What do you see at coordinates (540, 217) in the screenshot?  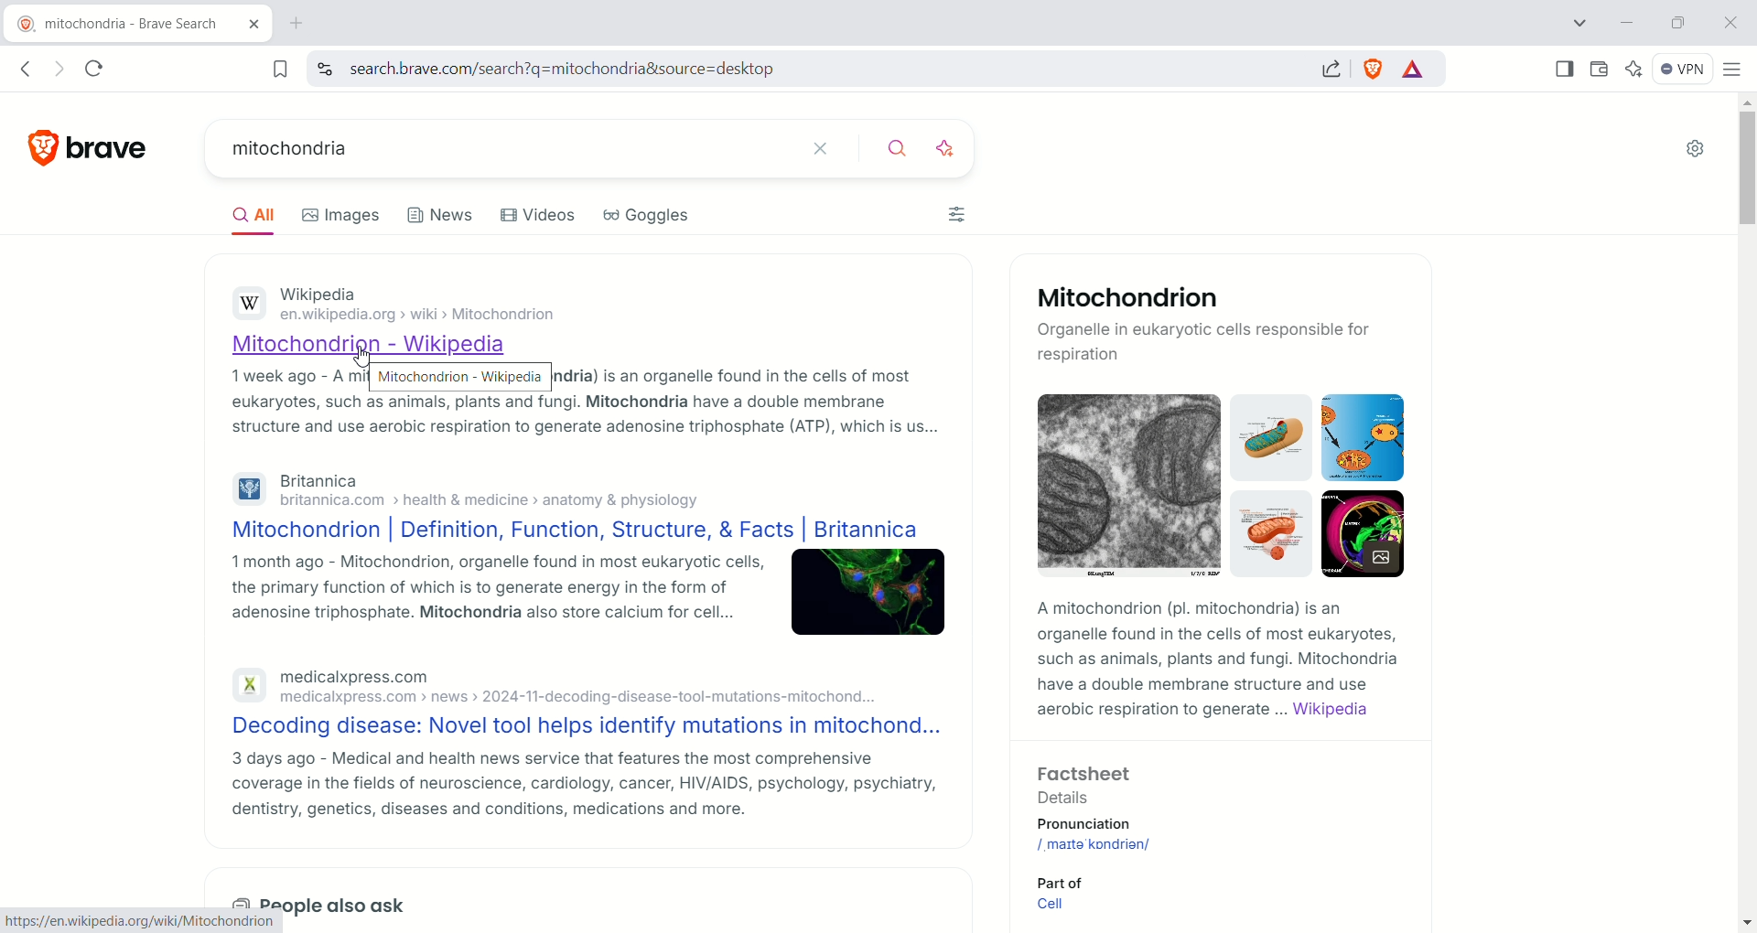 I see `videos` at bounding box center [540, 217].